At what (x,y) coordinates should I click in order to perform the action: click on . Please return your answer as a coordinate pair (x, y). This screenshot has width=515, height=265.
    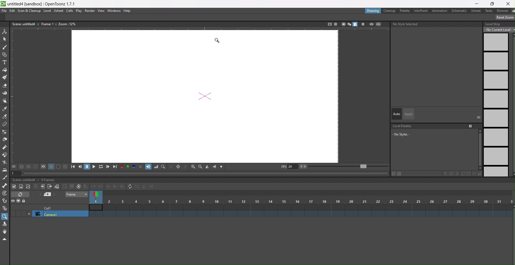
    Looking at the image, I should click on (153, 186).